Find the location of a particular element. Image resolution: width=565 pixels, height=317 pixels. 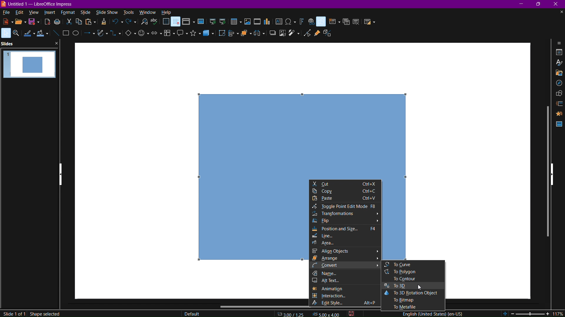

Display Grid is located at coordinates (166, 22).